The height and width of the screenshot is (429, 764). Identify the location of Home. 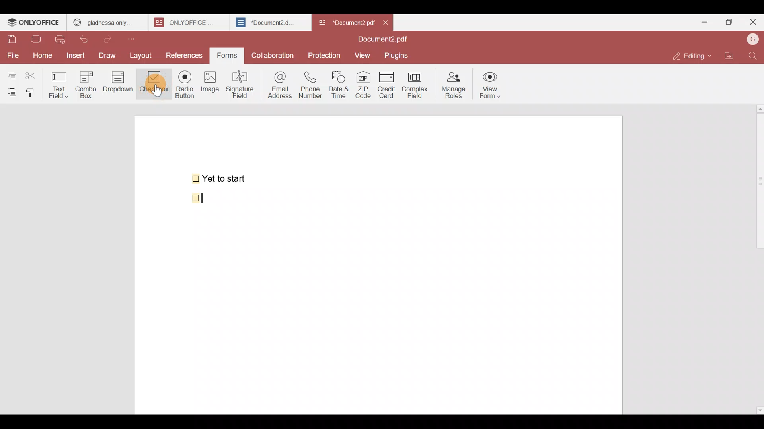
(41, 55).